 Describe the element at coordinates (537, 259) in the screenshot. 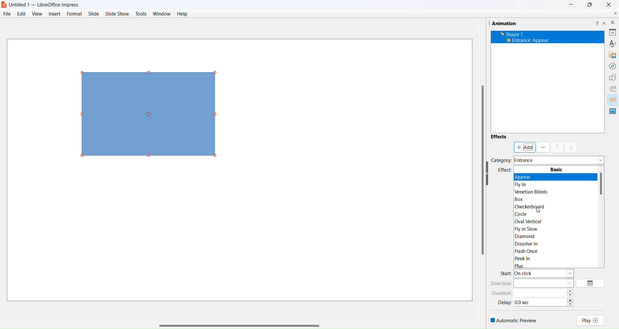

I see `Peek In` at that location.